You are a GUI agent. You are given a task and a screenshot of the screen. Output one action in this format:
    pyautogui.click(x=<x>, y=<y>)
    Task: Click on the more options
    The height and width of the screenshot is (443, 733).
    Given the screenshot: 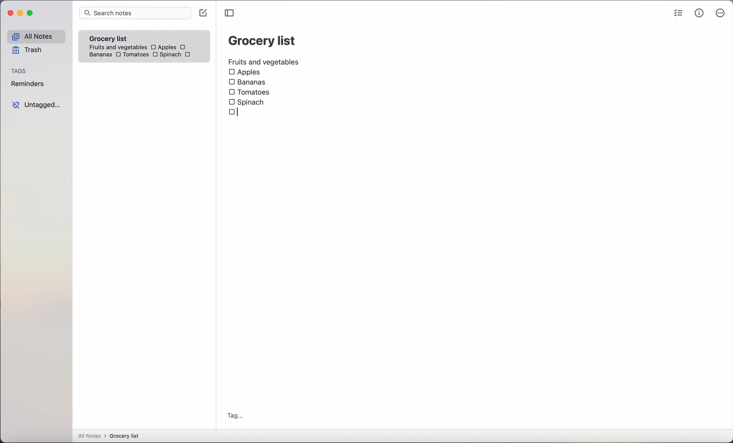 What is the action you would take?
    pyautogui.click(x=720, y=14)
    